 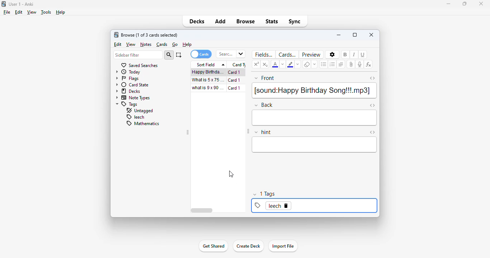 I want to click on happy birthday song!!!, so click(x=208, y=72).